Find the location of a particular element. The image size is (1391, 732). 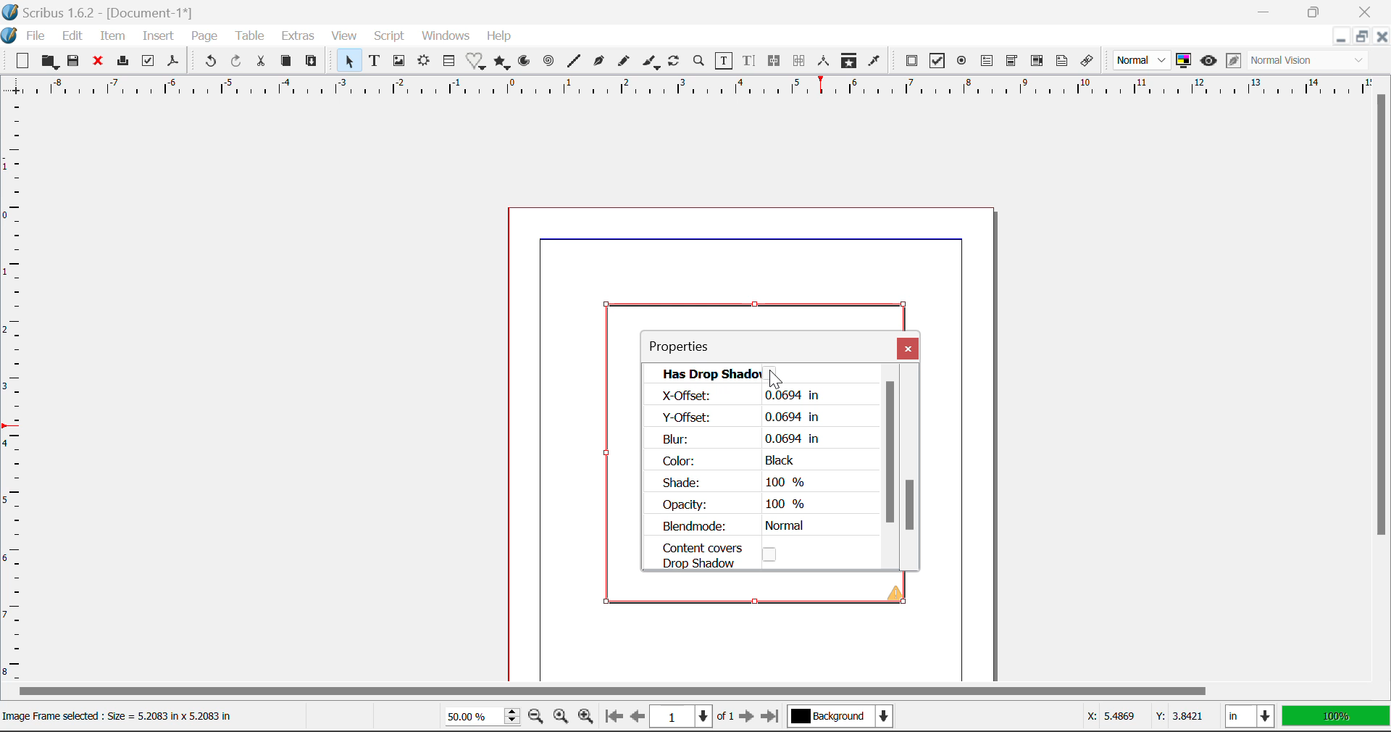

Pdf Text Field is located at coordinates (988, 63).